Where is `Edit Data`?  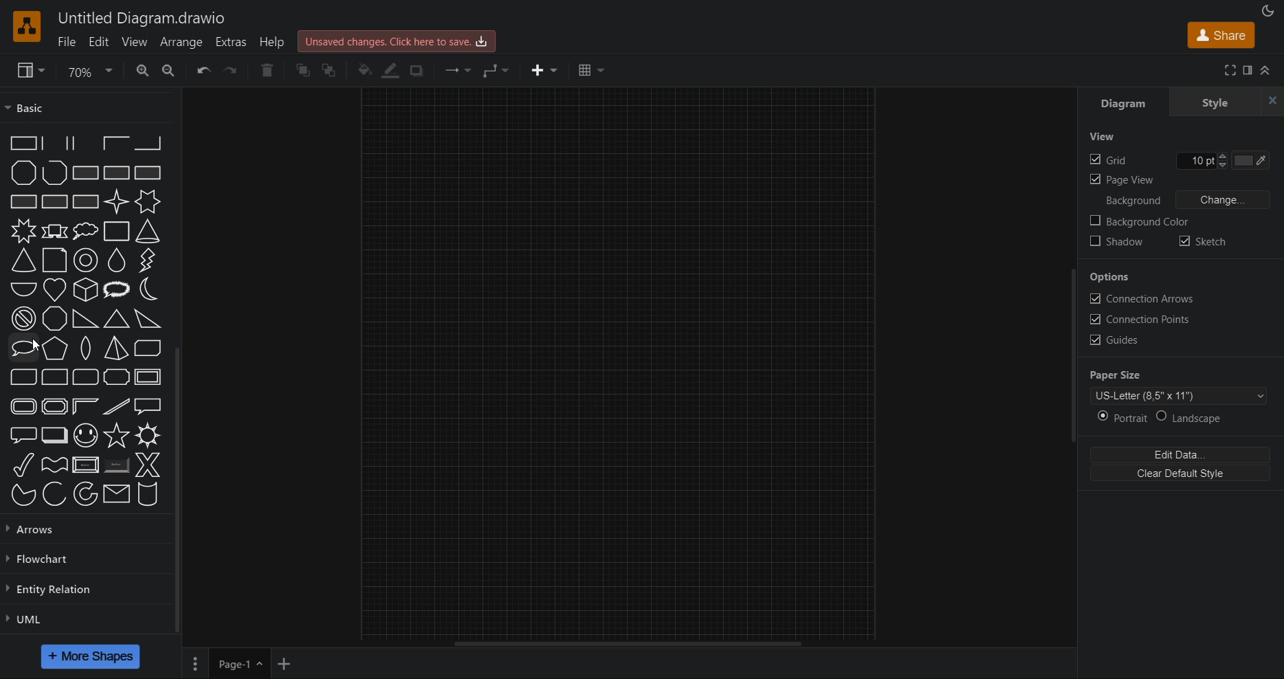 Edit Data is located at coordinates (1181, 454).